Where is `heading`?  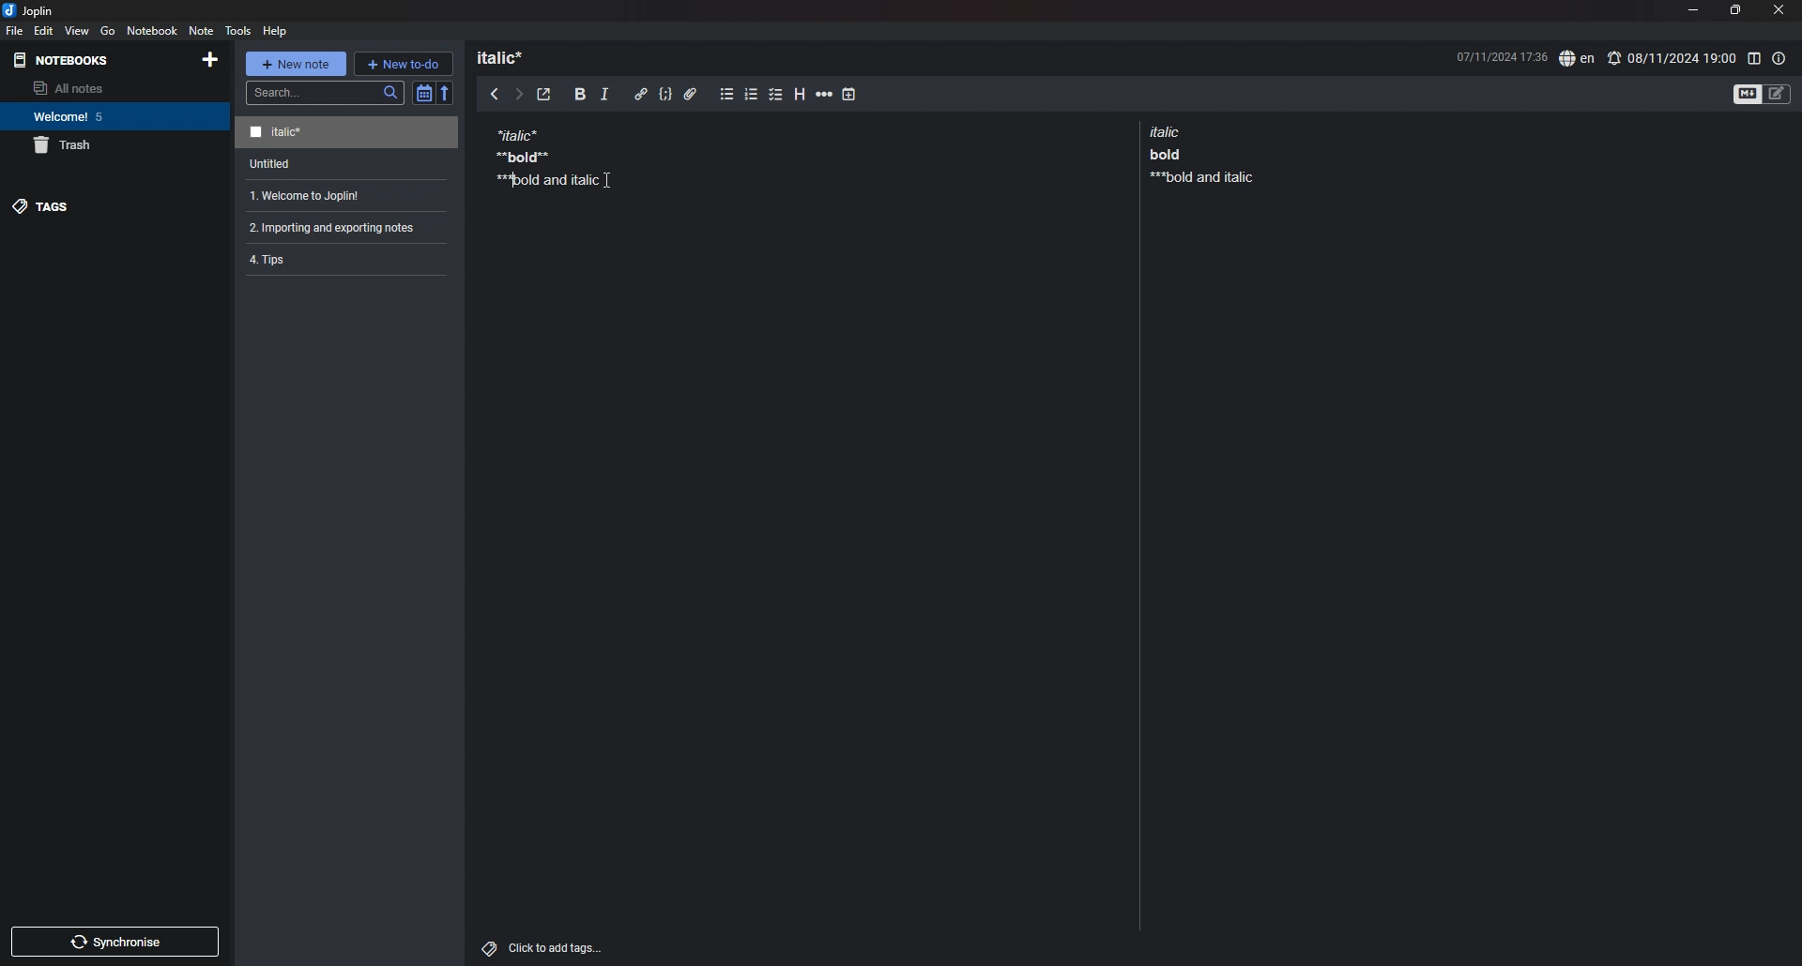 heading is located at coordinates (509, 57).